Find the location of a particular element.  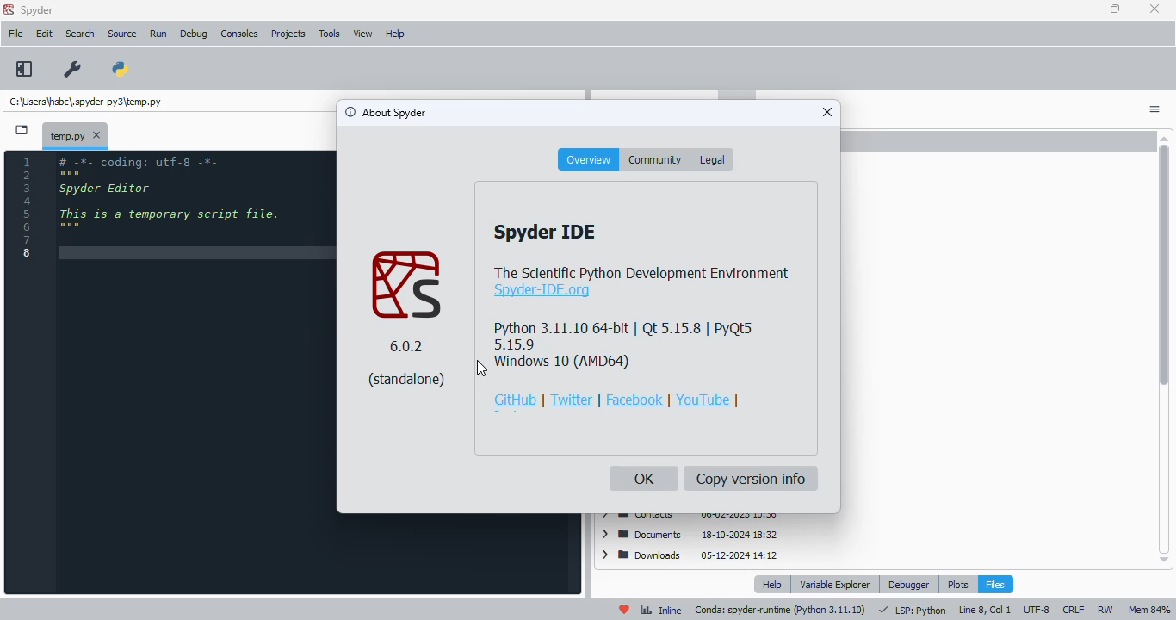

search is located at coordinates (80, 34).